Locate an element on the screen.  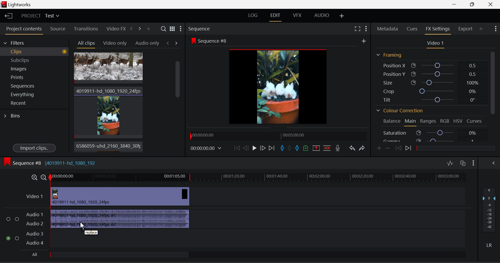
Position Y is located at coordinates (433, 74).